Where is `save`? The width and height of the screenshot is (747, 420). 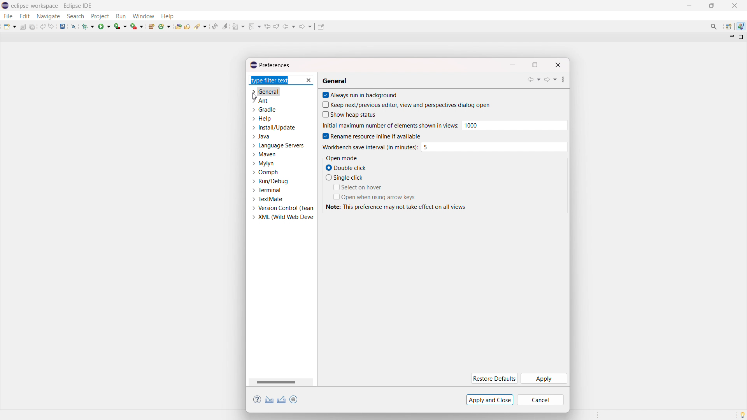
save is located at coordinates (23, 26).